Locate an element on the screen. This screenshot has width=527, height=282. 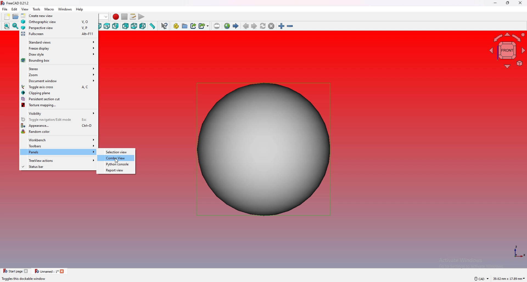
set url is located at coordinates (217, 26).